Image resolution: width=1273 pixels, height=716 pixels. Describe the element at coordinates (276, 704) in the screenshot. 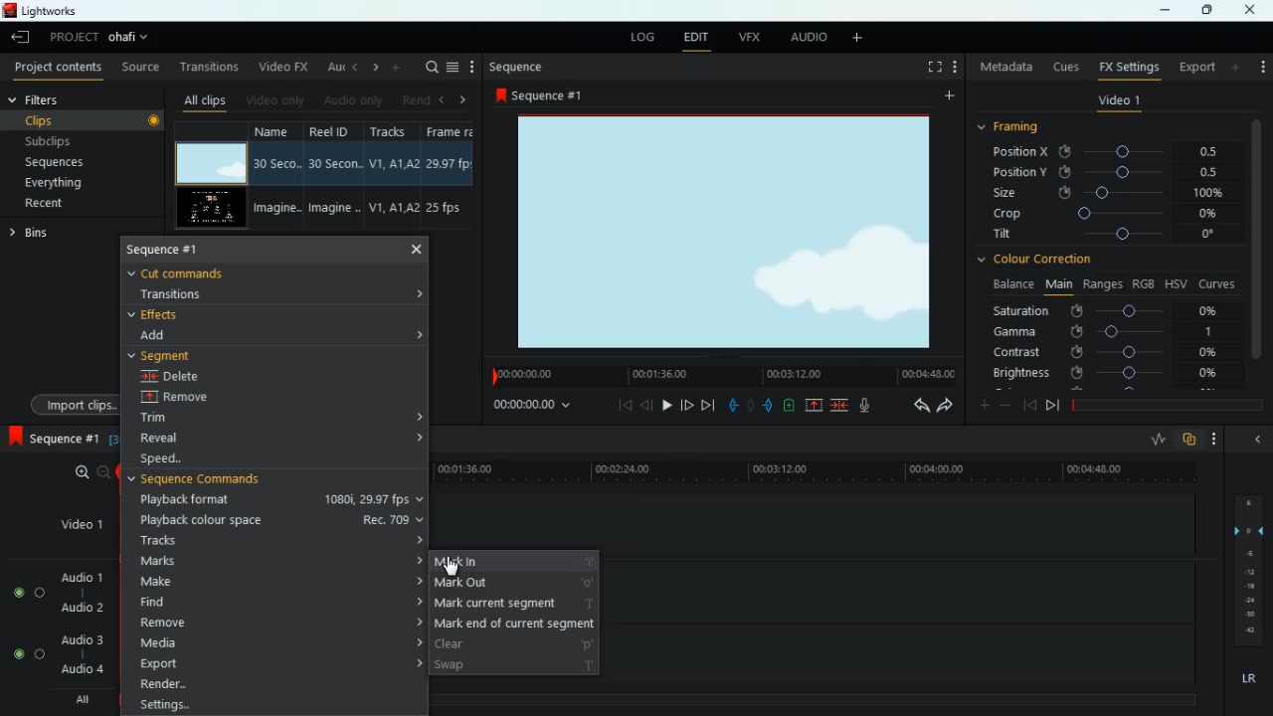

I see `settings` at that location.